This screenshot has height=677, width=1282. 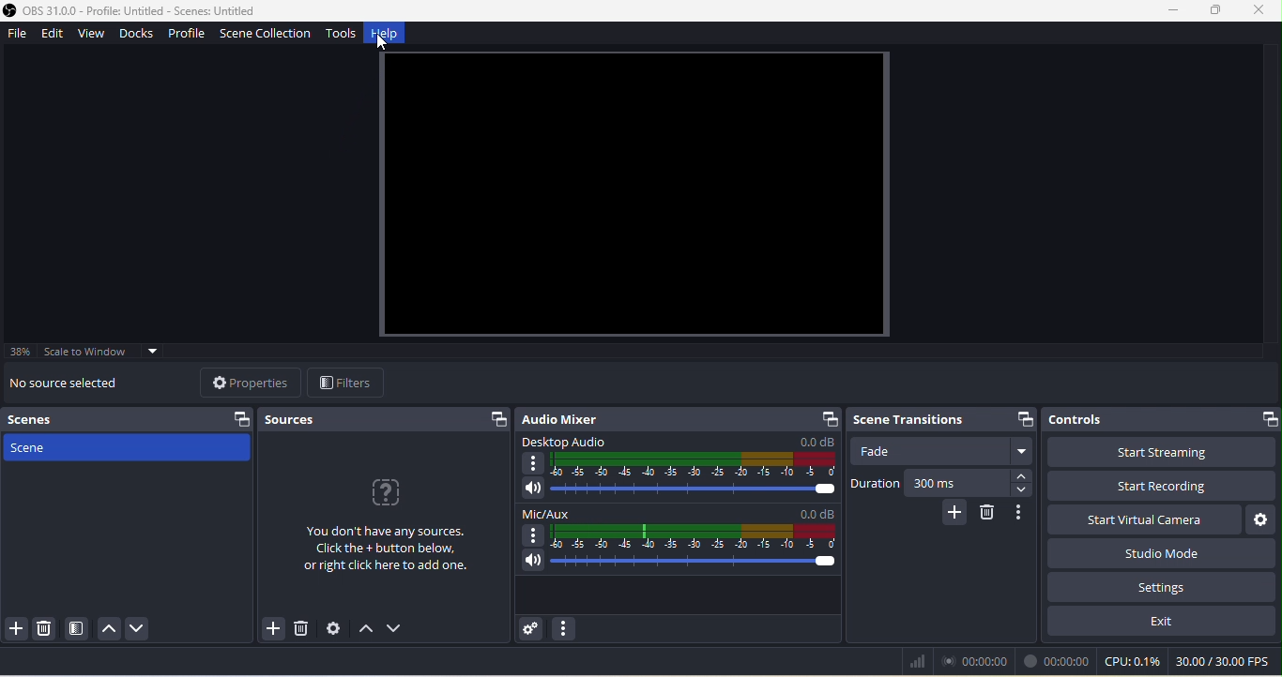 What do you see at coordinates (391, 51) in the screenshot?
I see `cursor` at bounding box center [391, 51].